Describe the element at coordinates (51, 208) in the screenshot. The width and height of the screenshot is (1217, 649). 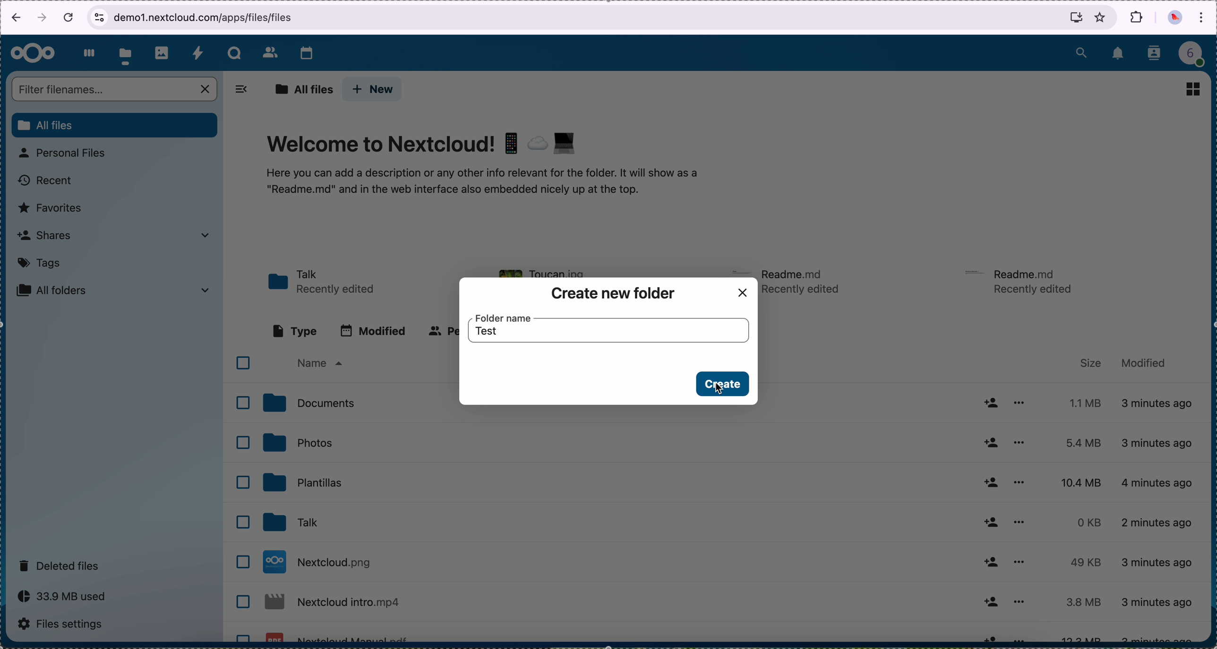
I see `favorites` at that location.